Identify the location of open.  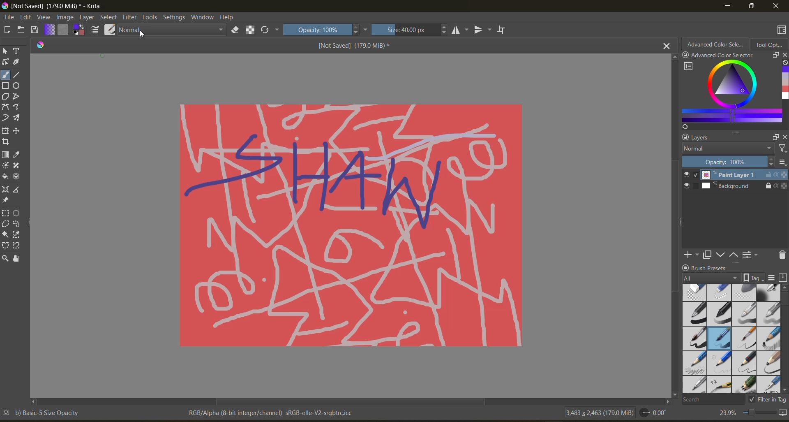
(21, 29).